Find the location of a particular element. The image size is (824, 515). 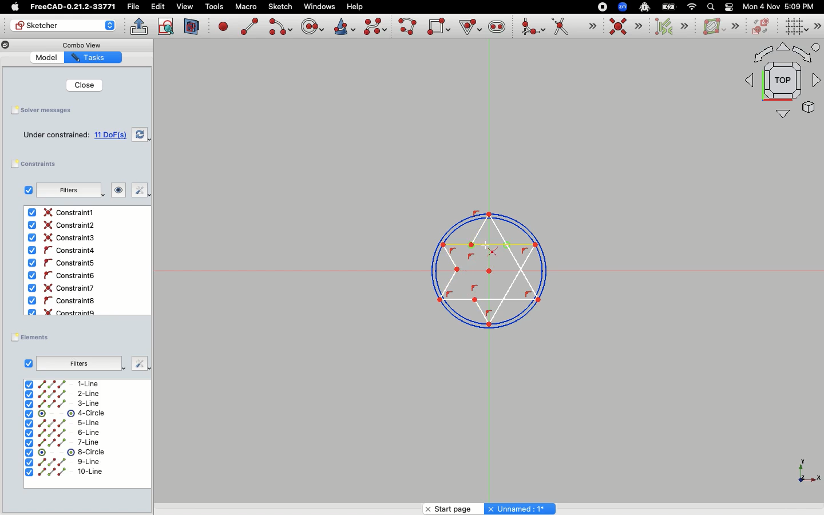

Network is located at coordinates (692, 7).